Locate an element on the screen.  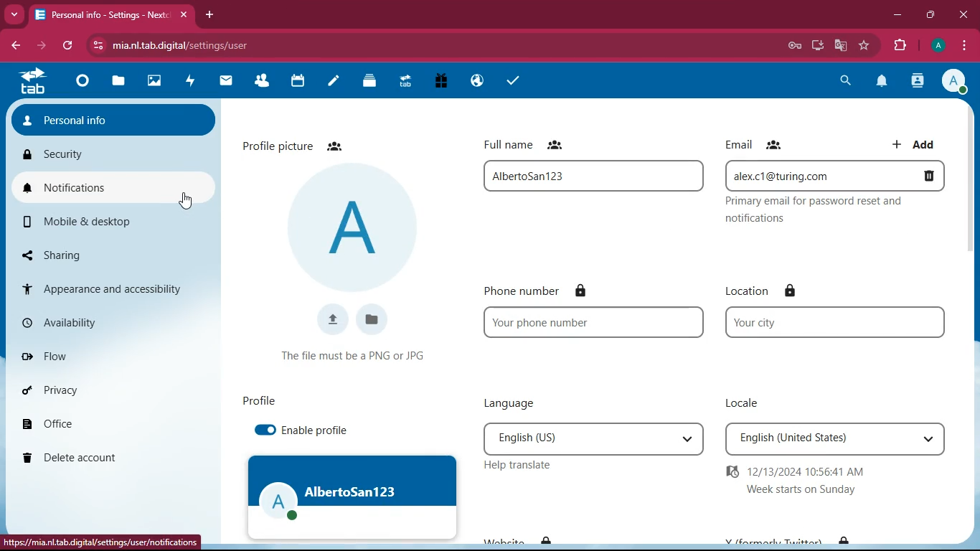
more is located at coordinates (14, 14).